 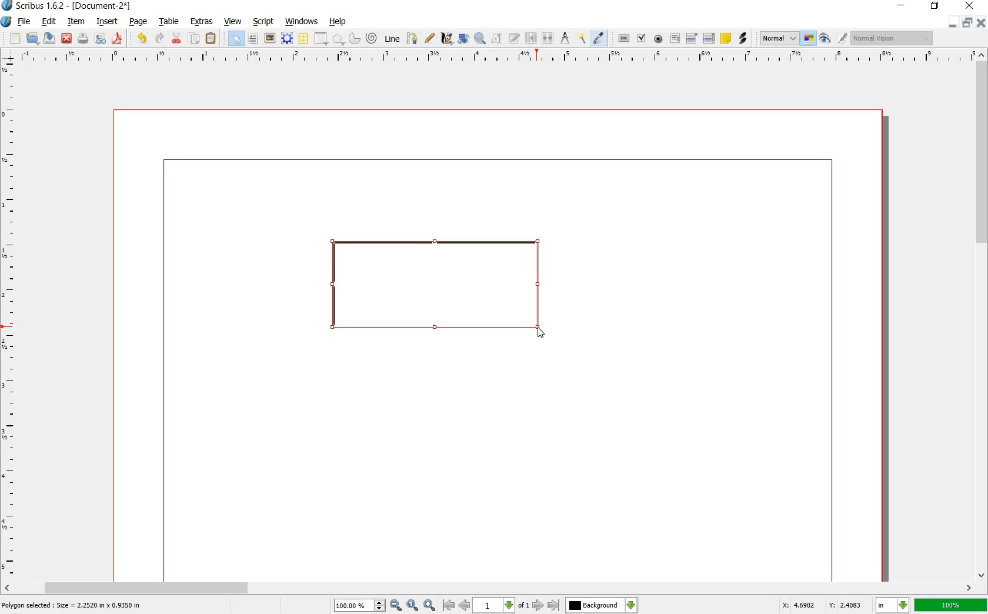 I want to click on ZOOM IN OR OUT, so click(x=481, y=37).